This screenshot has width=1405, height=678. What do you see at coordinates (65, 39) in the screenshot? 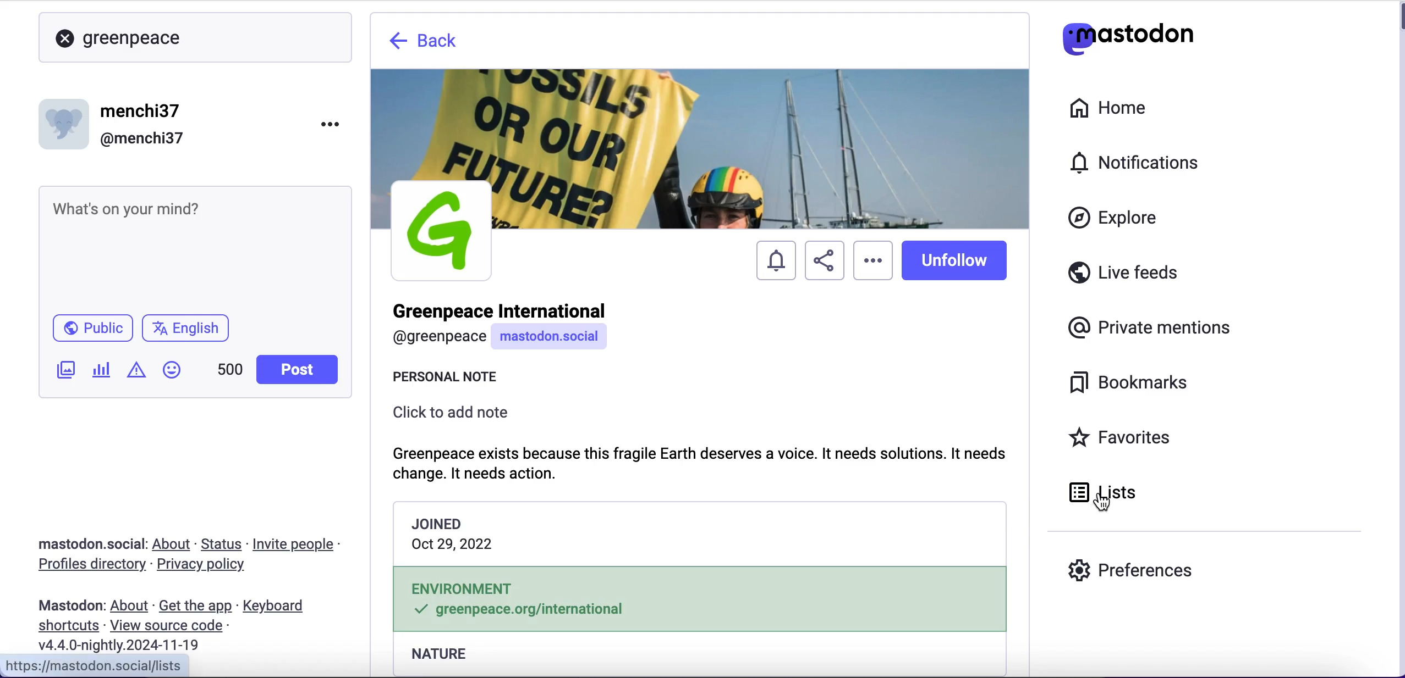
I see `close` at bounding box center [65, 39].